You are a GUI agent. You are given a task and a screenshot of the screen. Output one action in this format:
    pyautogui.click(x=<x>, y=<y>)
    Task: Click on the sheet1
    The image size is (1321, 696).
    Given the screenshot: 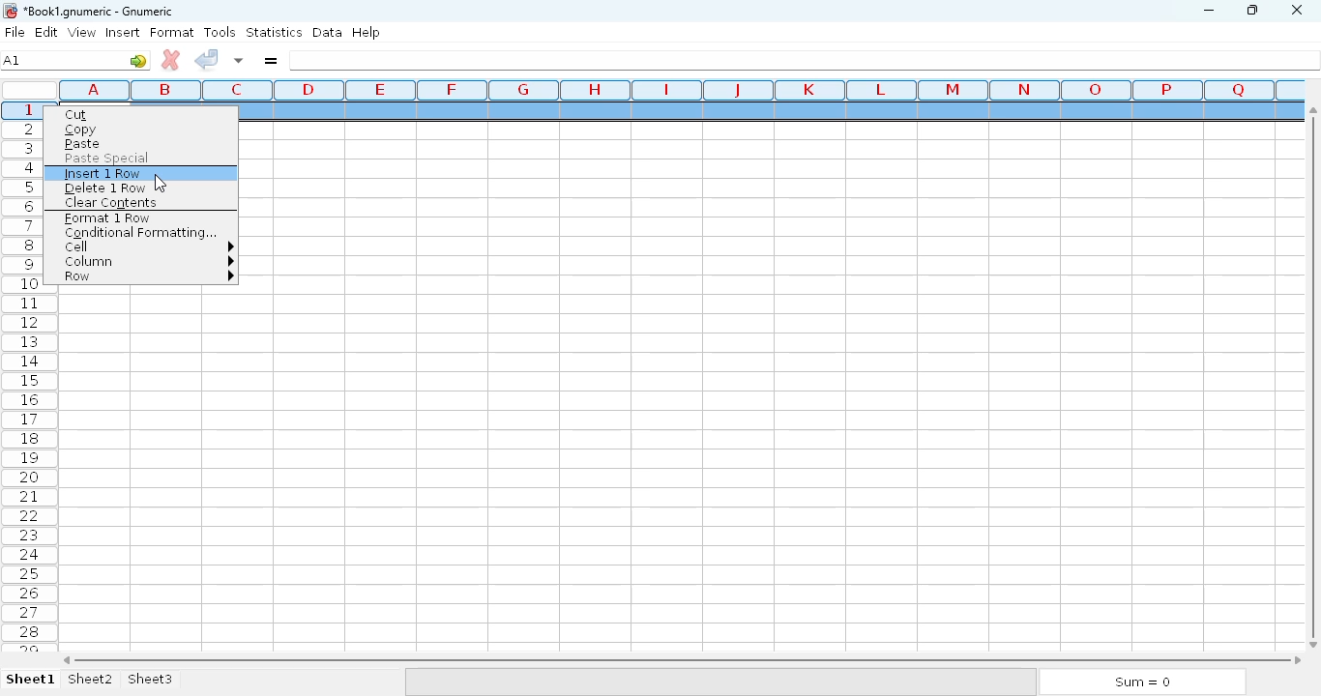 What is the action you would take?
    pyautogui.click(x=31, y=680)
    